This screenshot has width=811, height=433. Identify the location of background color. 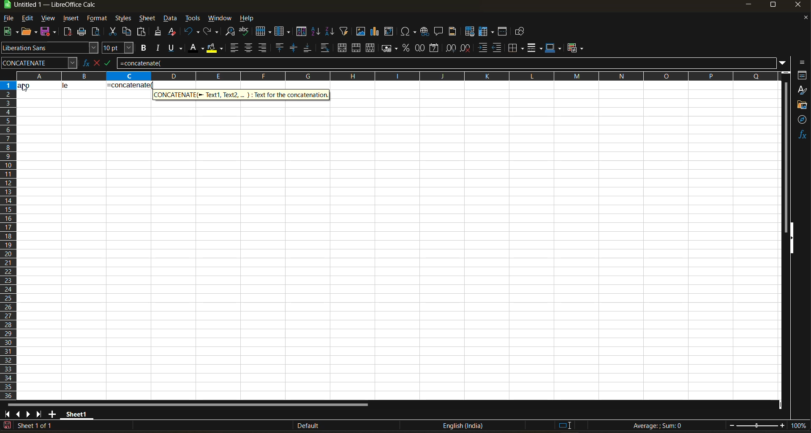
(214, 49).